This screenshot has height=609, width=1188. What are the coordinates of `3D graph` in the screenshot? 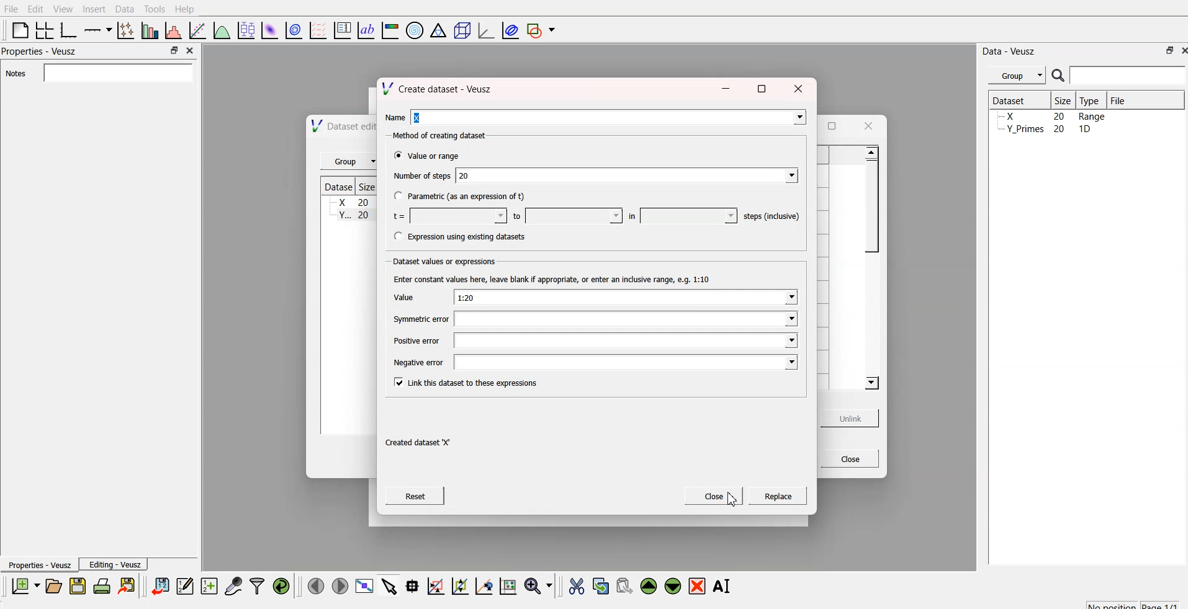 It's located at (485, 30).